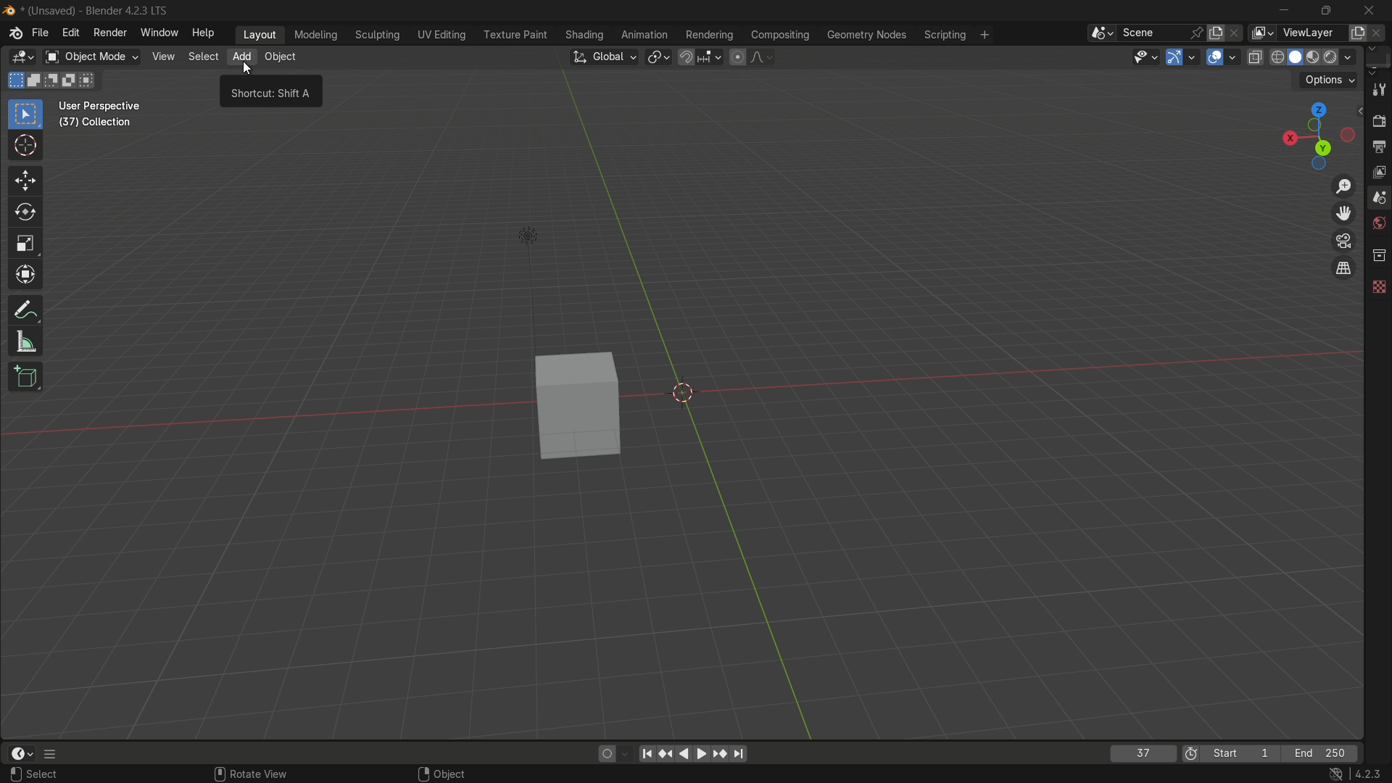 The width and height of the screenshot is (1392, 783). I want to click on view layer name, so click(1314, 33).